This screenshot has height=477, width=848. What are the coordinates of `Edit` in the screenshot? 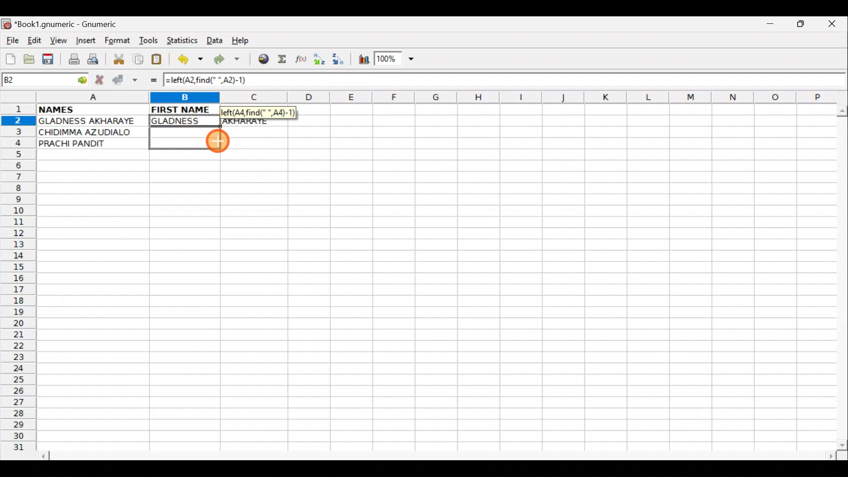 It's located at (34, 40).